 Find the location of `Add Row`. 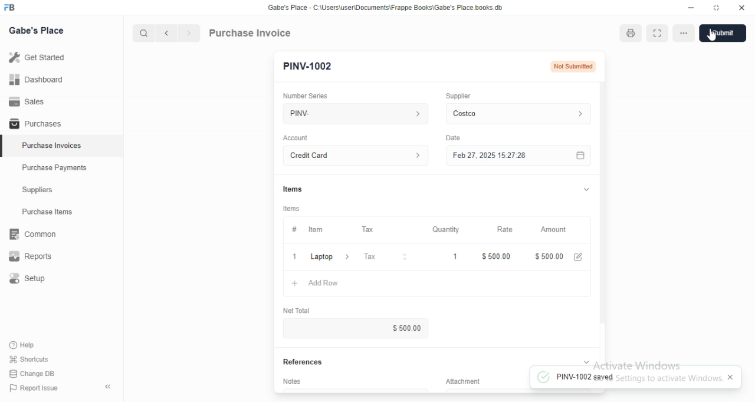

Add Row is located at coordinates (437, 284).